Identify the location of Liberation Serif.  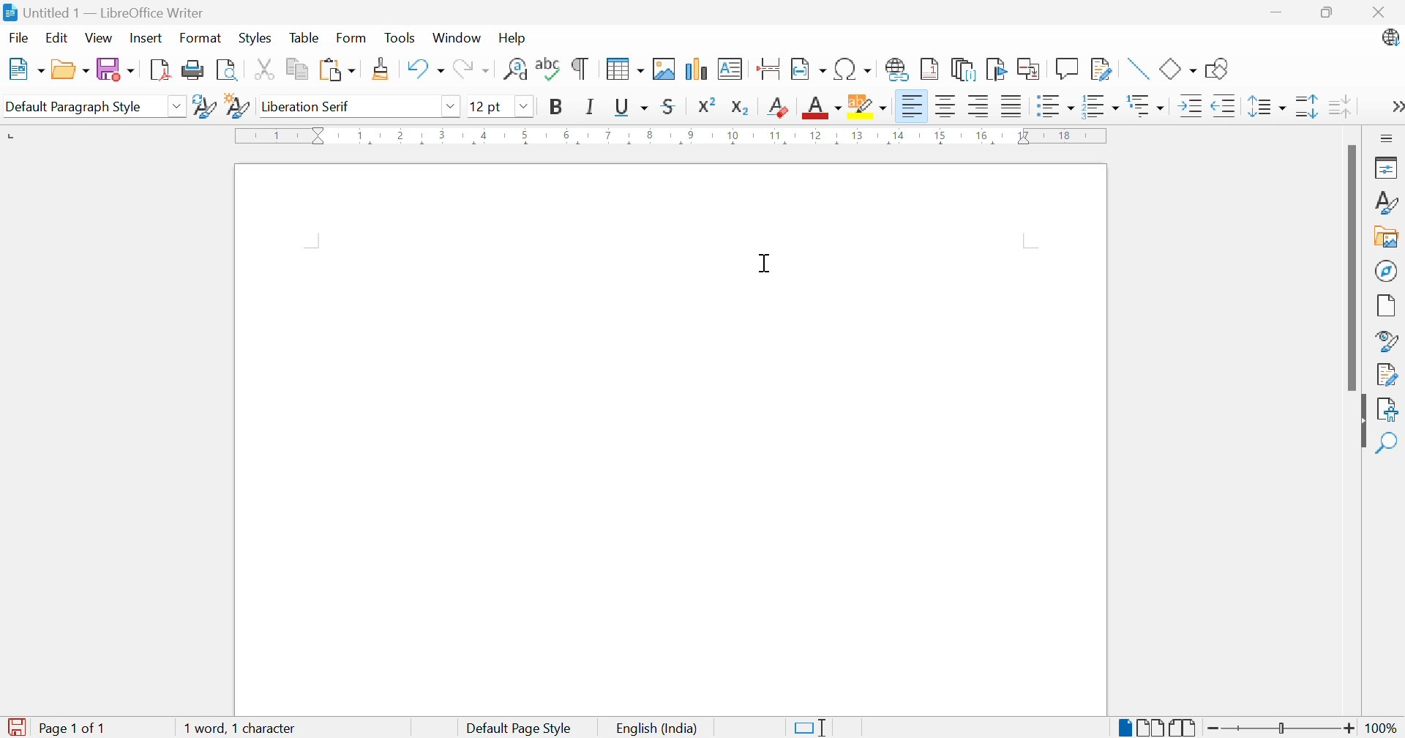
(309, 107).